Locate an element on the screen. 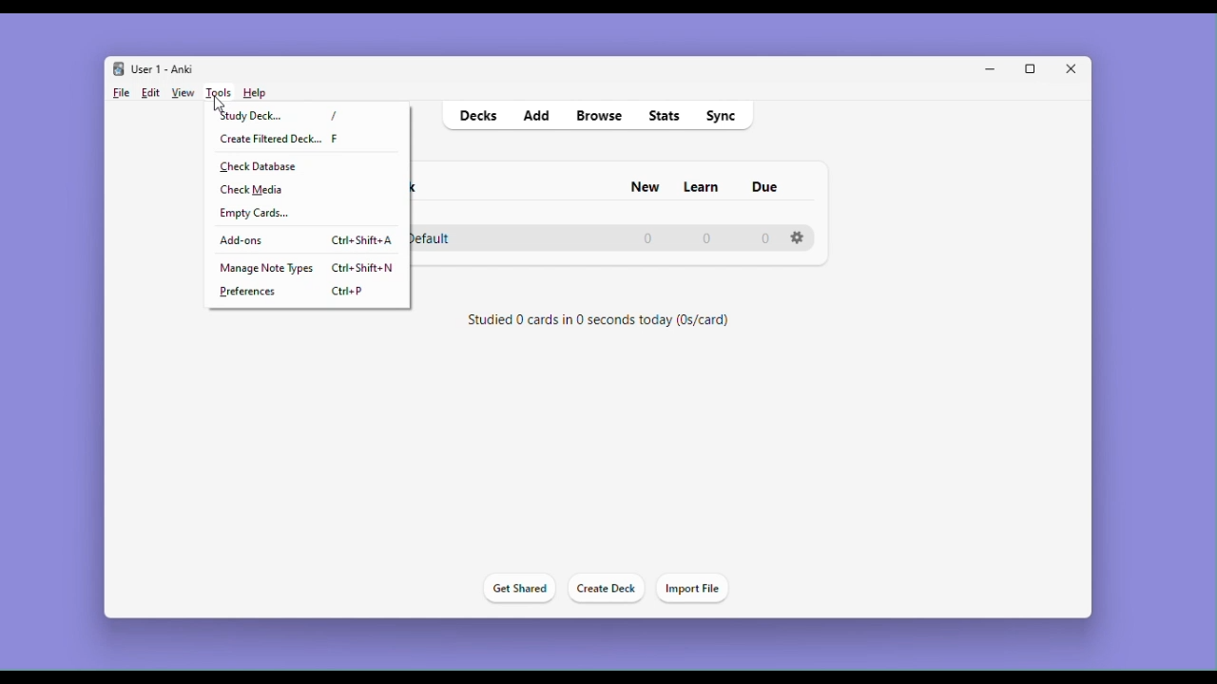 The image size is (1217, 684). Default is located at coordinates (461, 237).